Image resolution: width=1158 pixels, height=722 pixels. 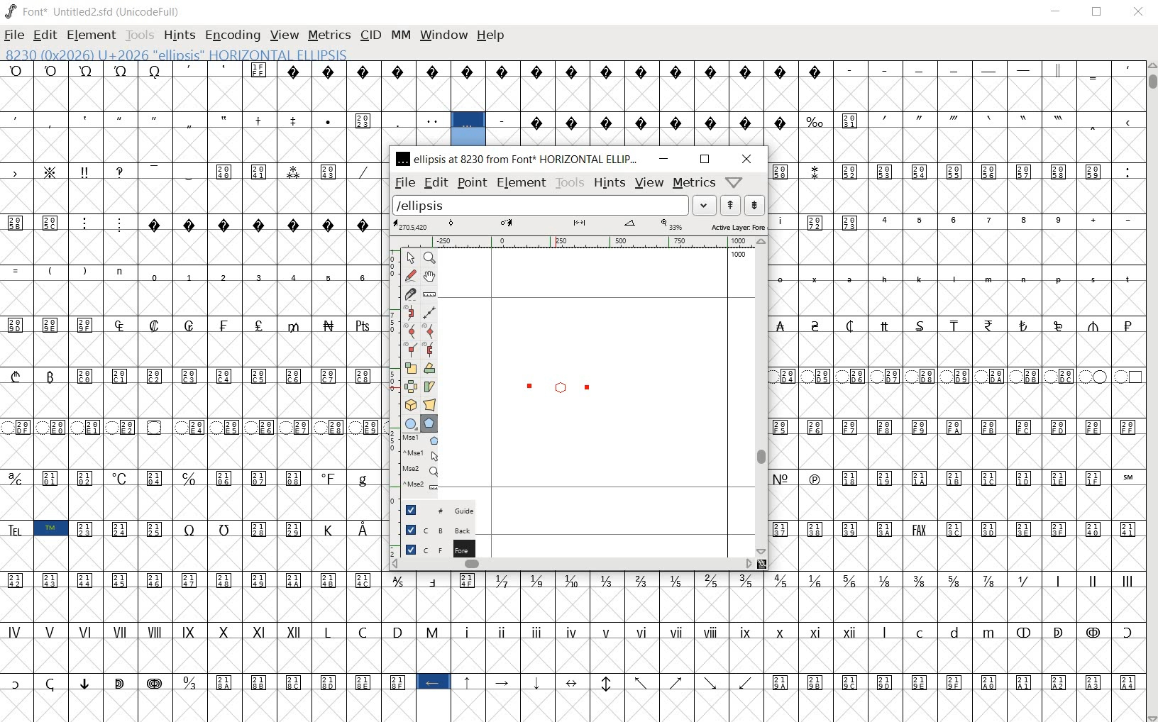 I want to click on minimize, so click(x=663, y=158).